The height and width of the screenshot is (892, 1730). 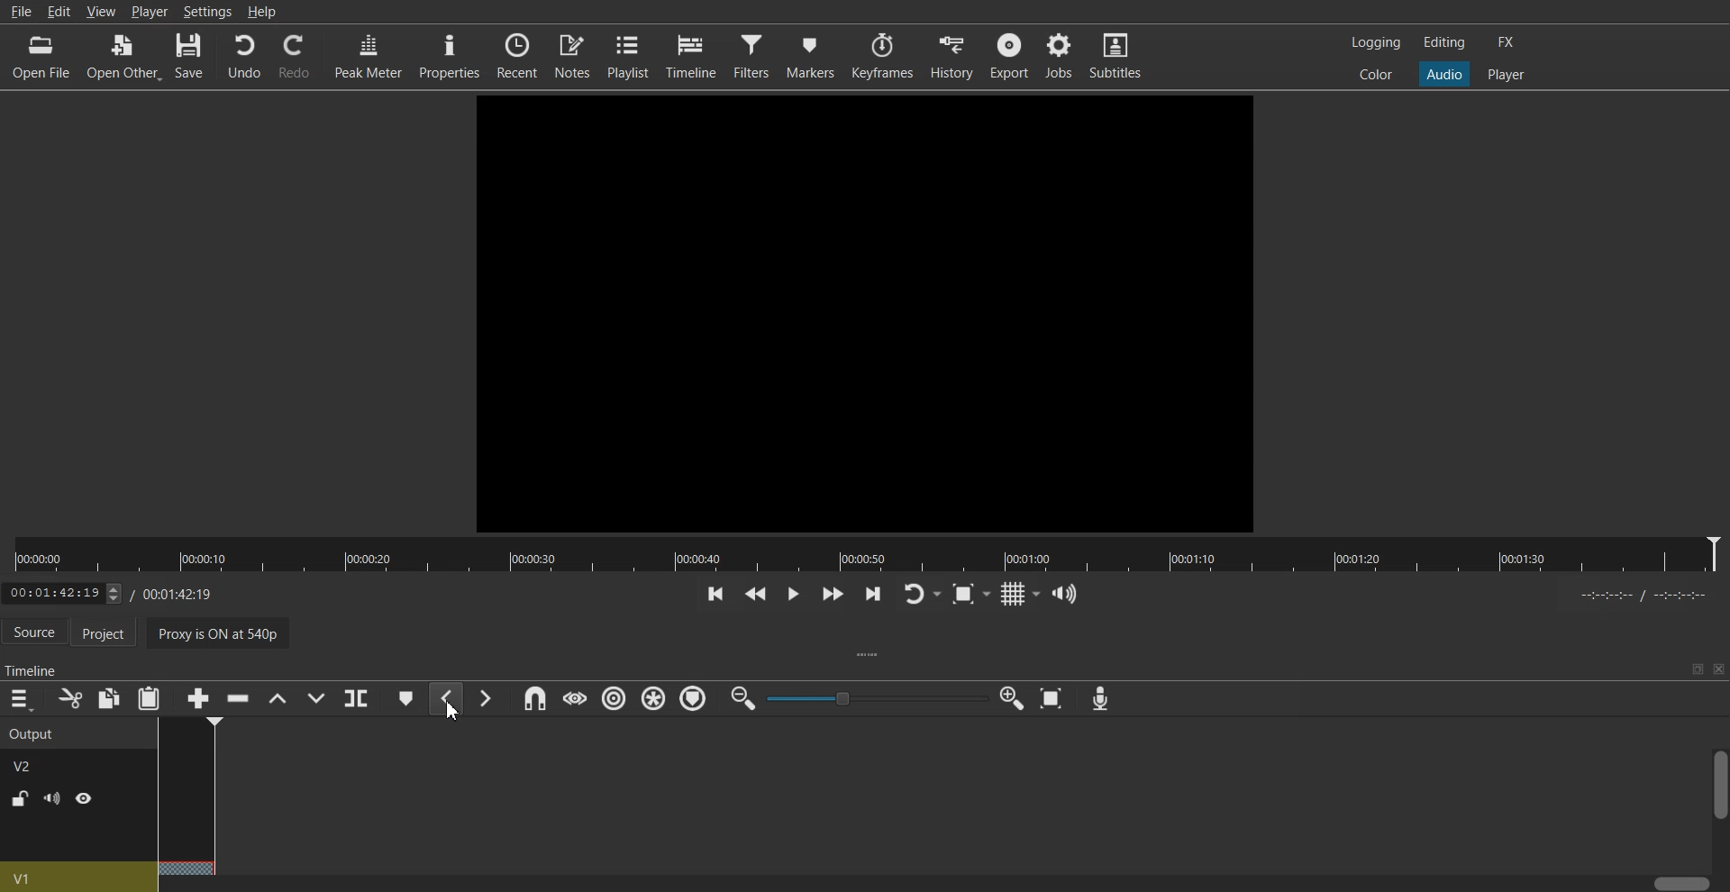 What do you see at coordinates (110, 633) in the screenshot?
I see `Project` at bounding box center [110, 633].